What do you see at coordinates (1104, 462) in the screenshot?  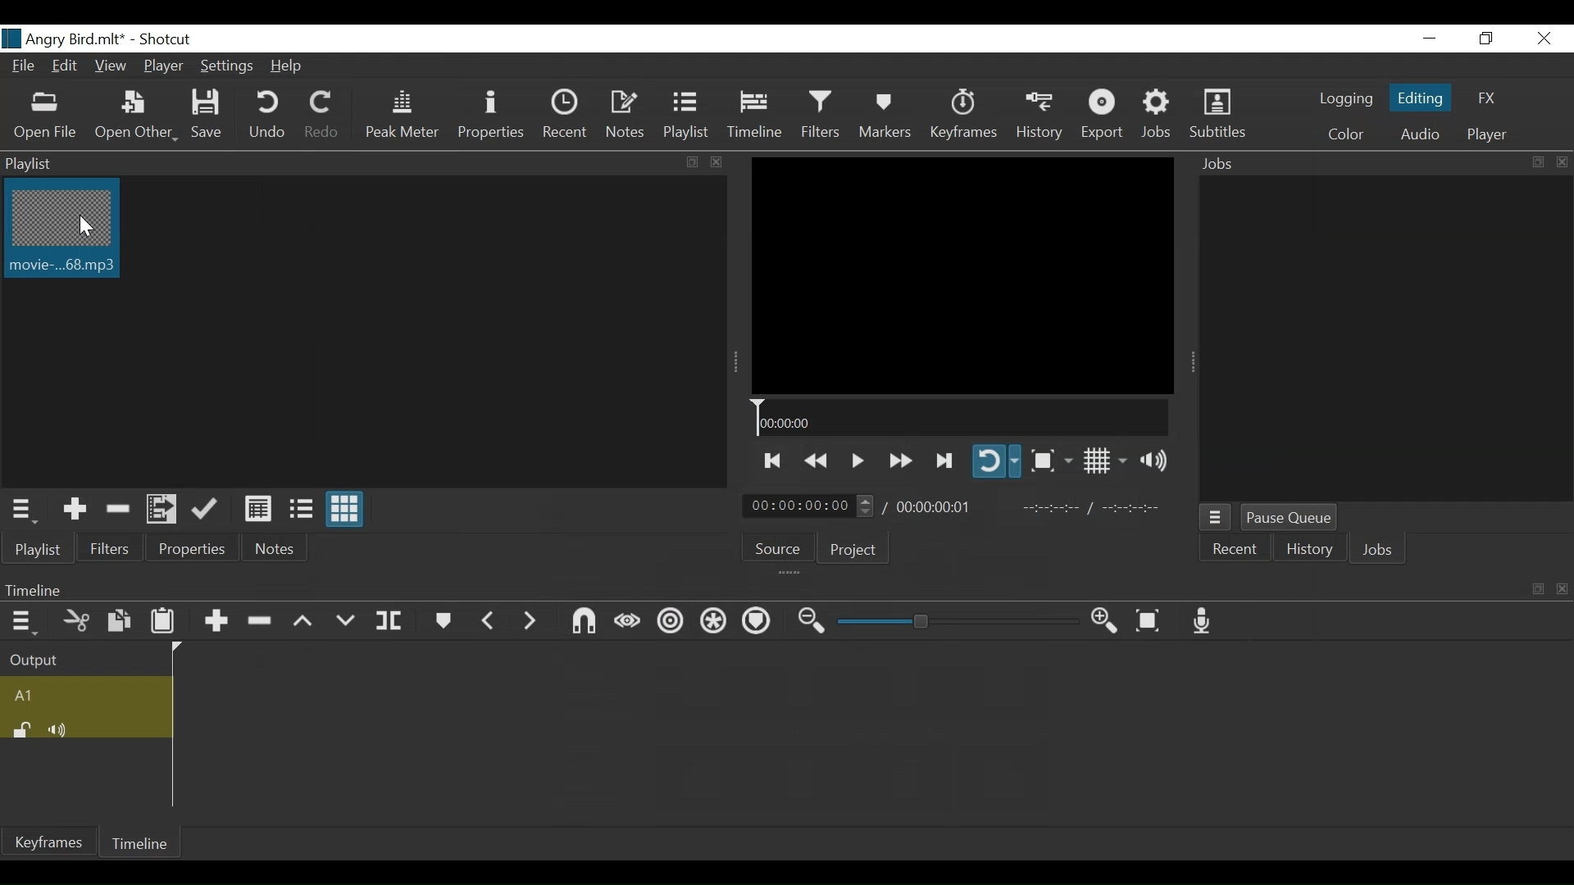 I see `Toggle display grid on player` at bounding box center [1104, 462].